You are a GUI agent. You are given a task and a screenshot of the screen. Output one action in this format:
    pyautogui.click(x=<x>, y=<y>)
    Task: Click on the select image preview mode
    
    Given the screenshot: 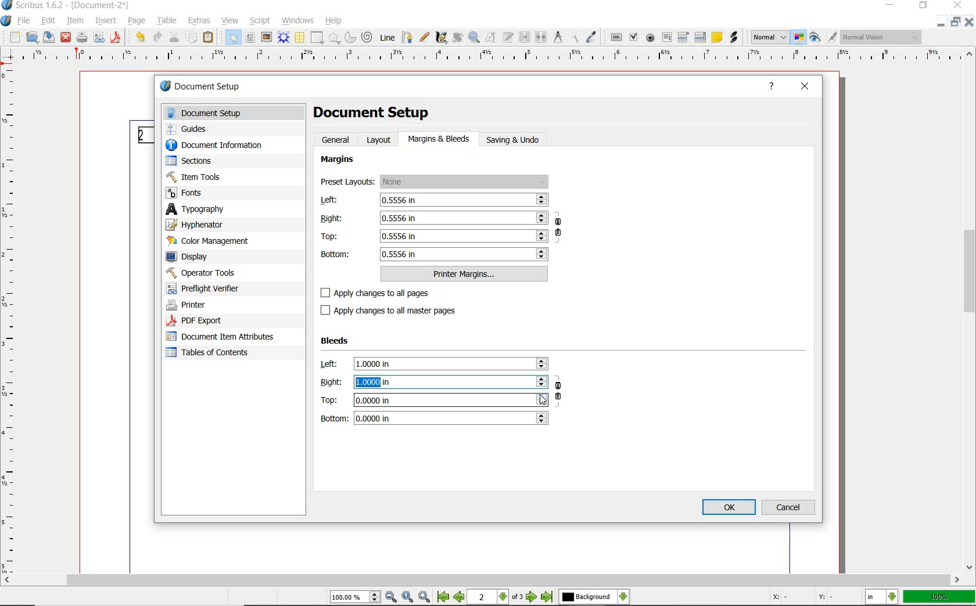 What is the action you would take?
    pyautogui.click(x=769, y=37)
    